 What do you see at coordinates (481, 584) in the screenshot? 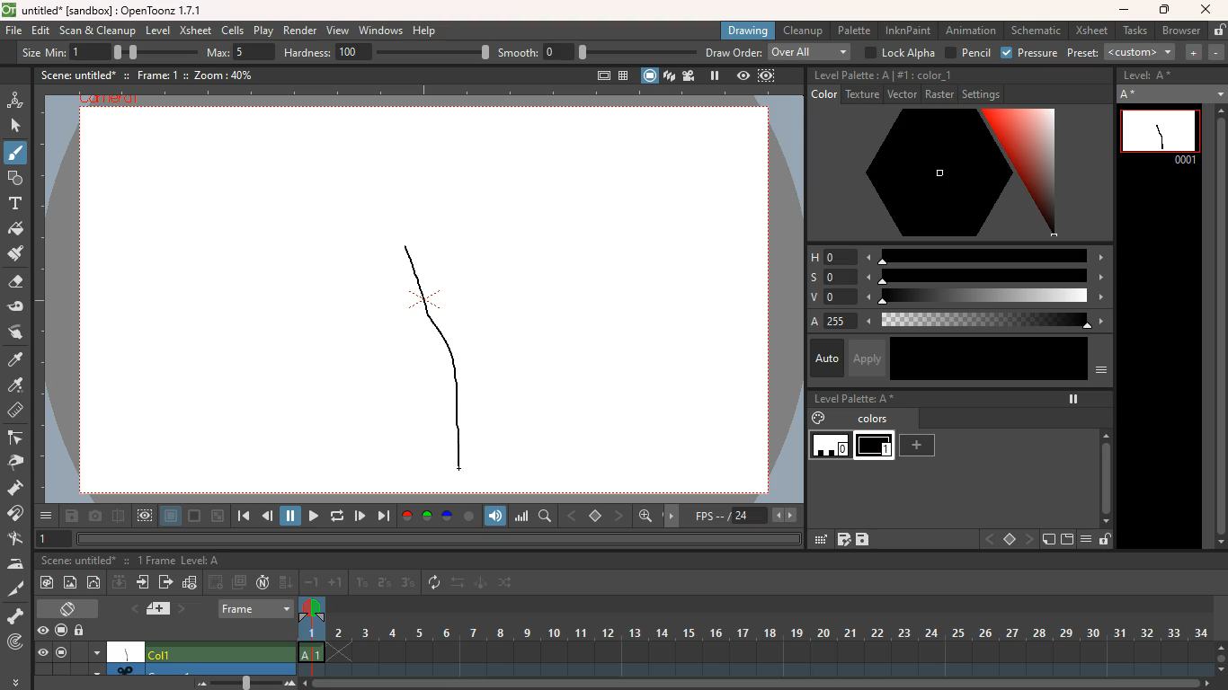
I see `animate` at bounding box center [481, 584].